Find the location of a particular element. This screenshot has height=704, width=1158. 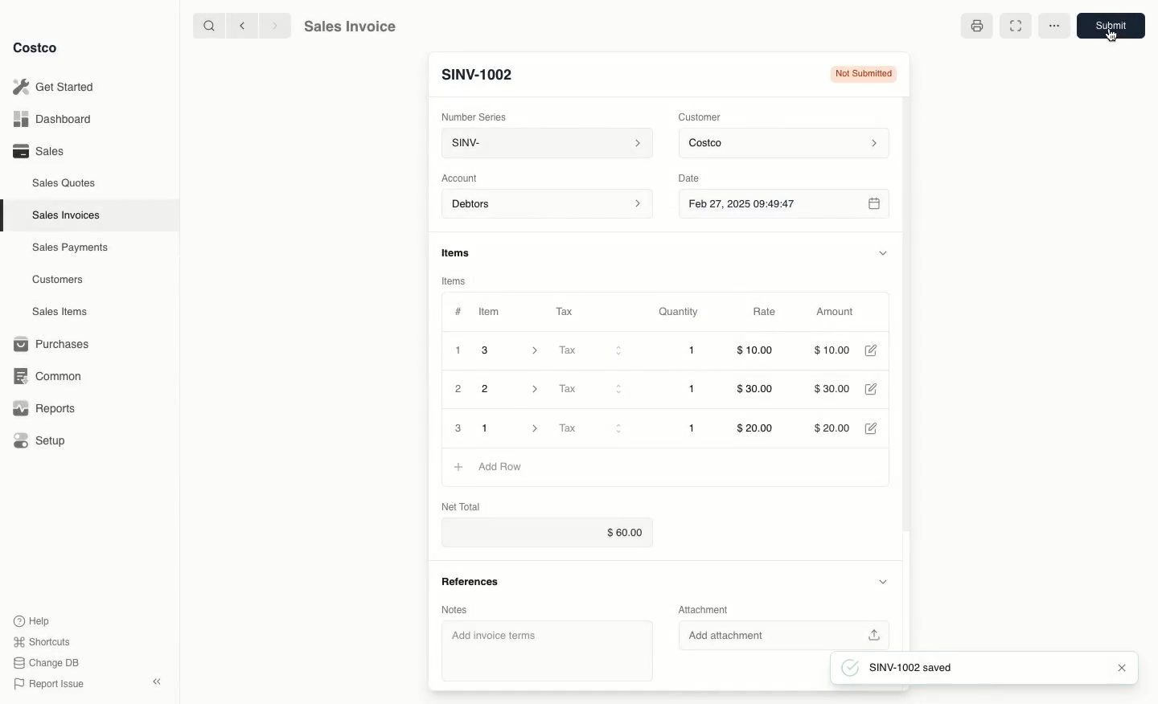

Sales Invoices is located at coordinates (68, 215).